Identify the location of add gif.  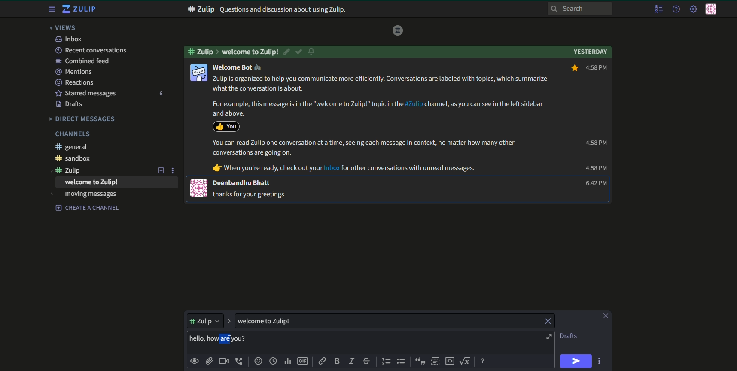
(304, 362).